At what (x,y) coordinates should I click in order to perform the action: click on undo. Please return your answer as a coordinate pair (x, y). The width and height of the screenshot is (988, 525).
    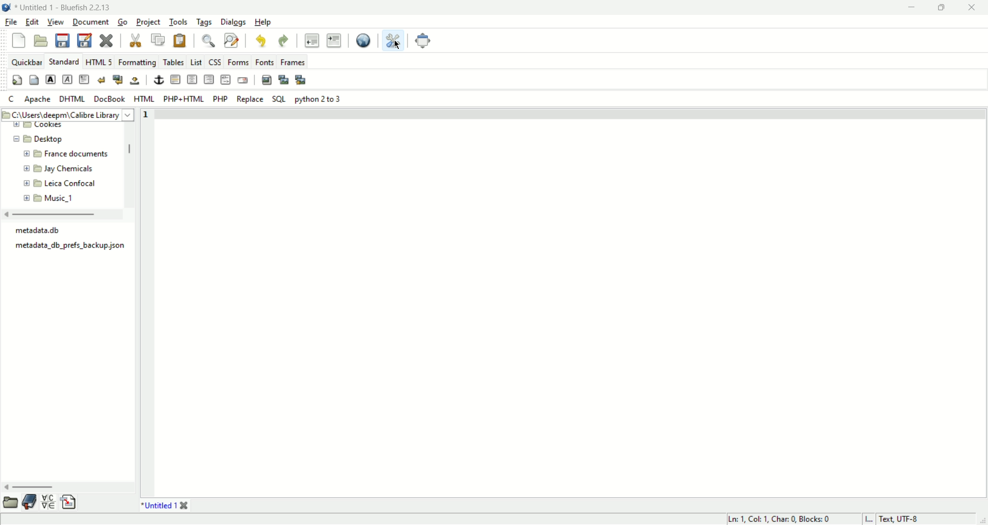
    Looking at the image, I should click on (284, 42).